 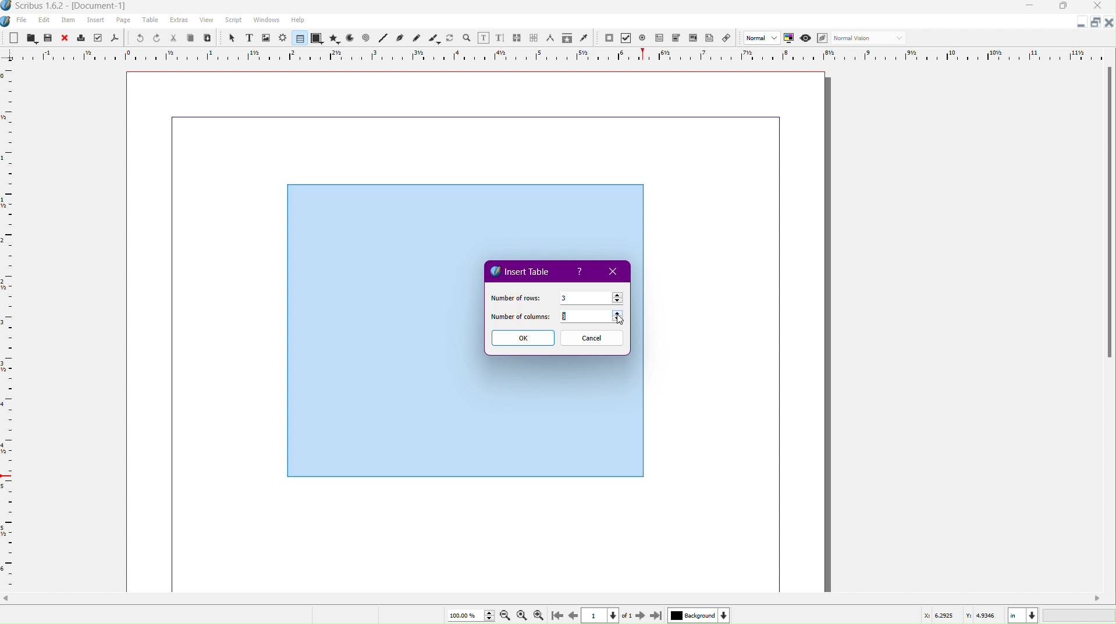 I want to click on Copy Item Properties, so click(x=566, y=38).